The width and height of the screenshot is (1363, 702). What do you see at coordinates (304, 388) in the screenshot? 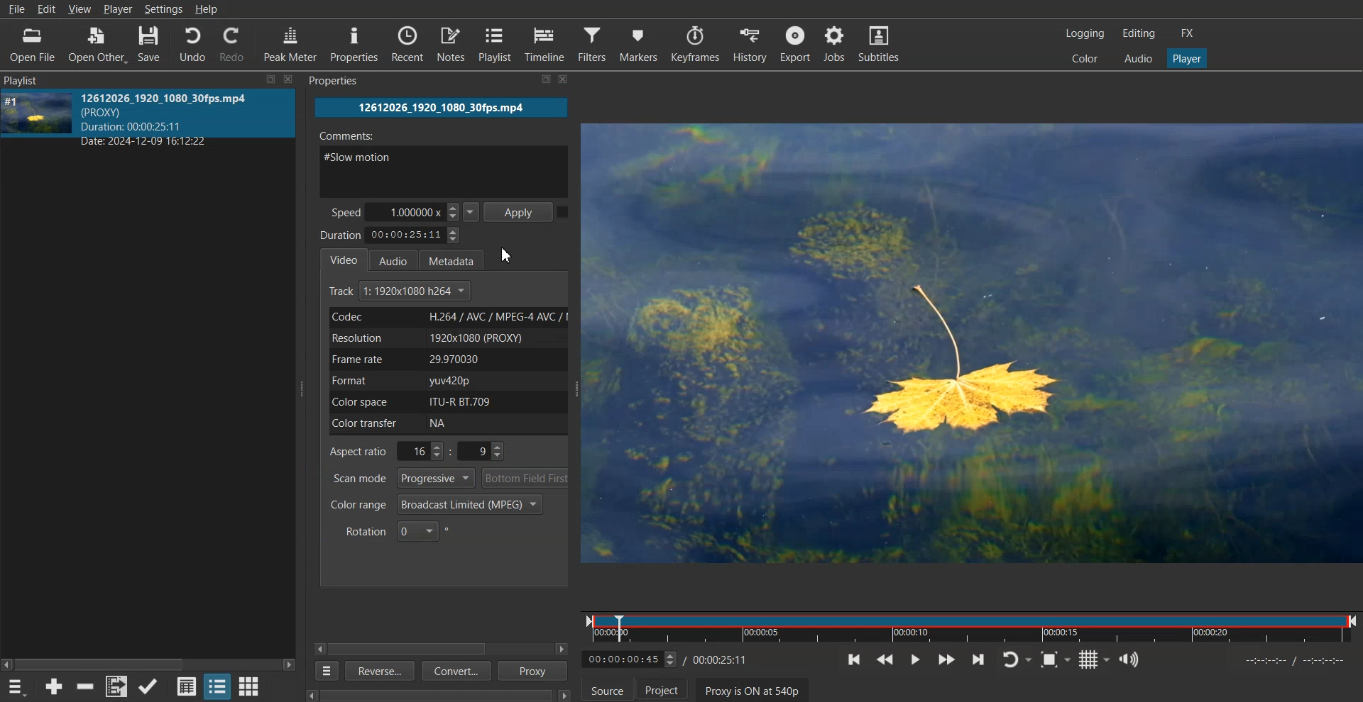
I see `Drag handle` at bounding box center [304, 388].